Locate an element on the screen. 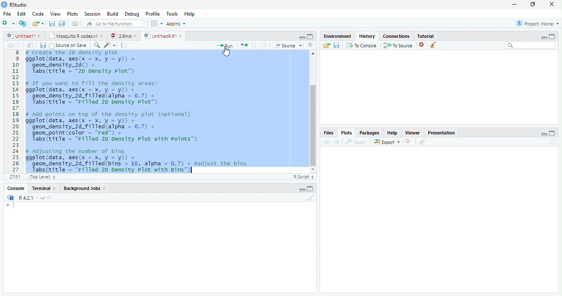 Image resolution: width=562 pixels, height=296 pixels. close is located at coordinates (105, 189).